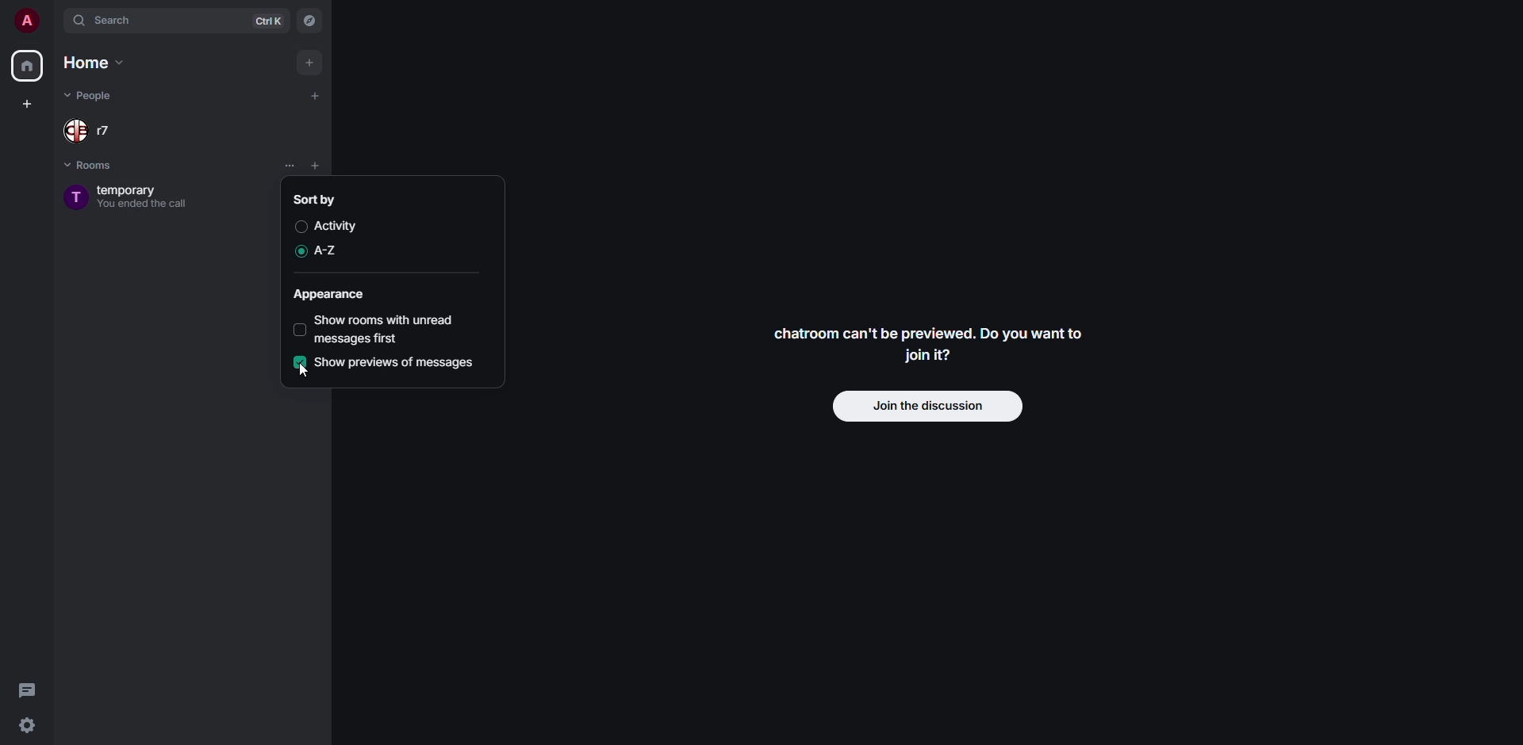 This screenshot has width=1523, height=745. Describe the element at coordinates (300, 362) in the screenshot. I see `enabled` at that location.